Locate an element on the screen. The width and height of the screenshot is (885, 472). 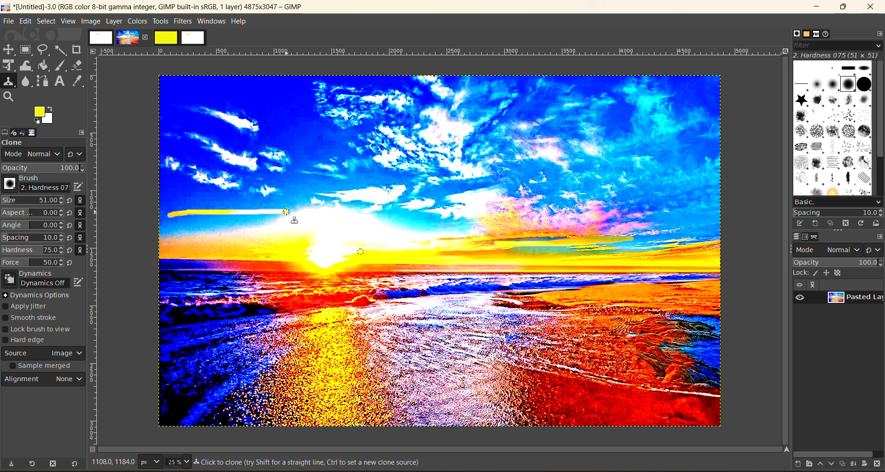
tool options is located at coordinates (6, 131).